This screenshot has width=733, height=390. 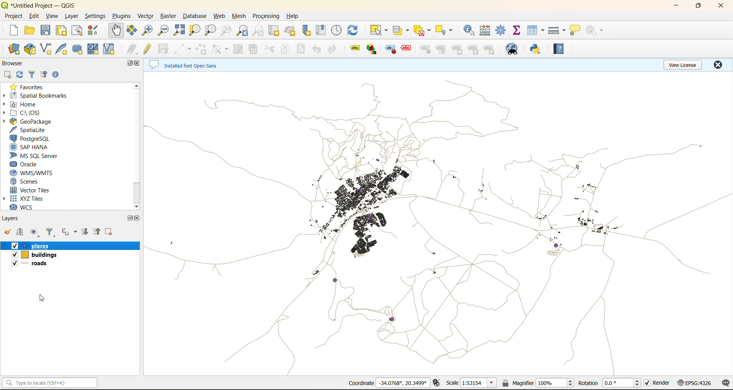 I want to click on label tool, so click(x=458, y=50).